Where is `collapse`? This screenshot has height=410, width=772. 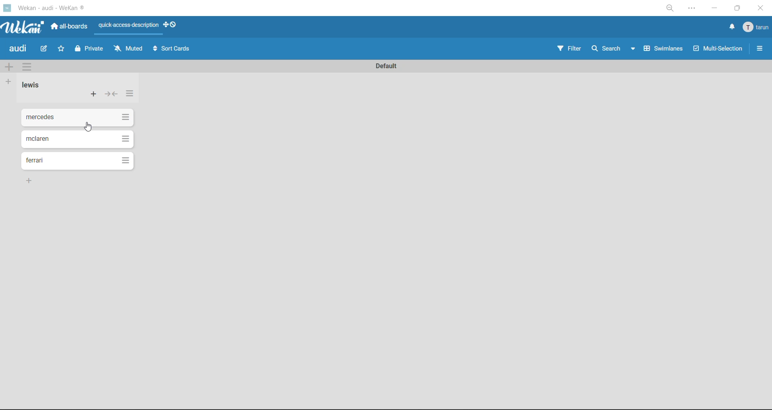
collapse is located at coordinates (111, 96).